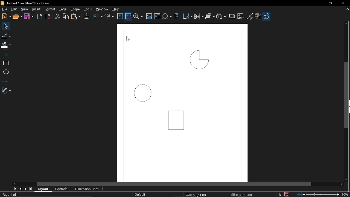  Describe the element at coordinates (57, 16) in the screenshot. I see `Cut ` at that location.